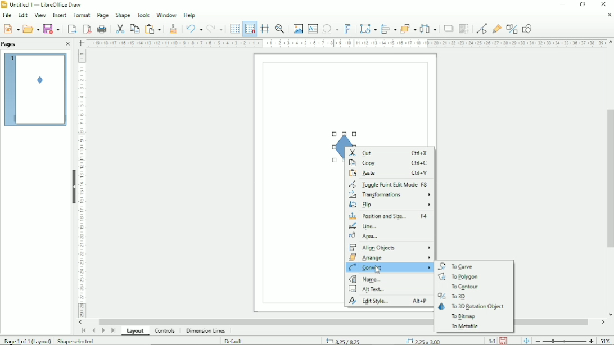 This screenshot has height=345, width=614. What do you see at coordinates (379, 270) in the screenshot?
I see `Cursor` at bounding box center [379, 270].